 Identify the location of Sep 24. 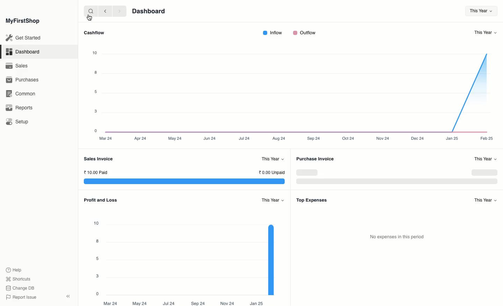
(198, 303).